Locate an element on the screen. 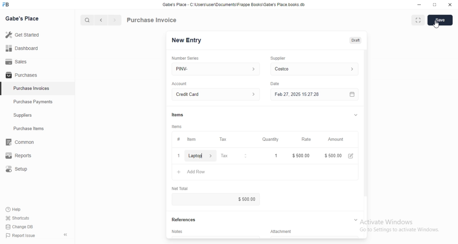 This screenshot has height=244, width=458. References is located at coordinates (184, 220).